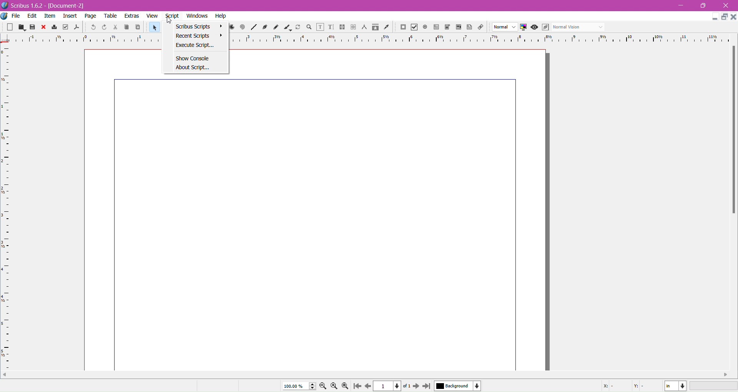 The image size is (738, 392). Describe the element at coordinates (138, 27) in the screenshot. I see `Paste` at that location.